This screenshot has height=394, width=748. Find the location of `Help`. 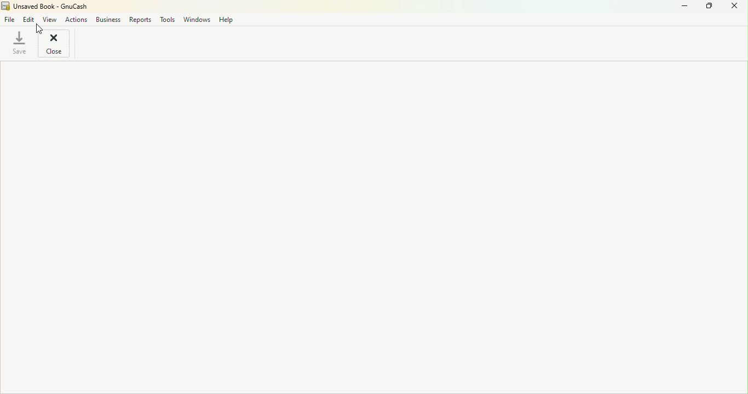

Help is located at coordinates (227, 19).